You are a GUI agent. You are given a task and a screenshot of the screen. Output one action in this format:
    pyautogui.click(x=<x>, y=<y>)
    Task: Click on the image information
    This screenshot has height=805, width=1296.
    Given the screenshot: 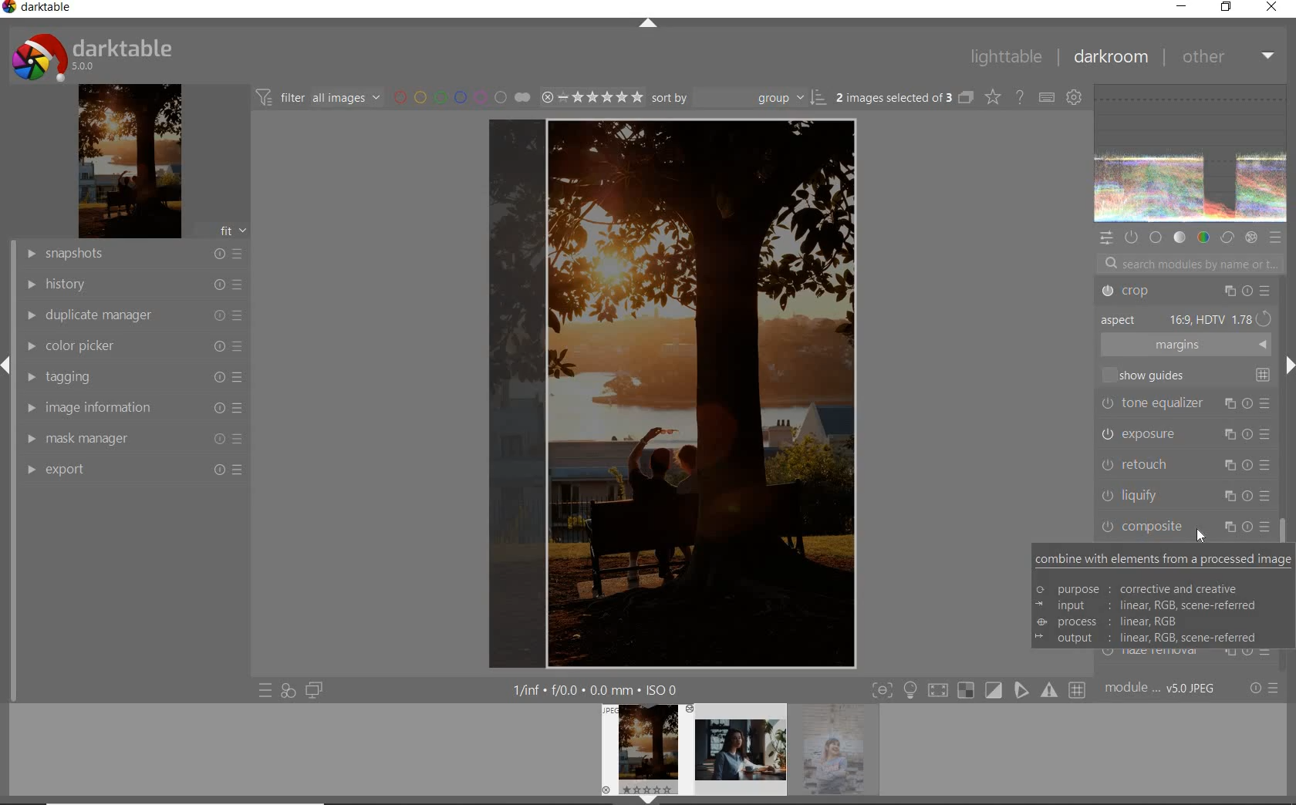 What is the action you would take?
    pyautogui.click(x=131, y=407)
    